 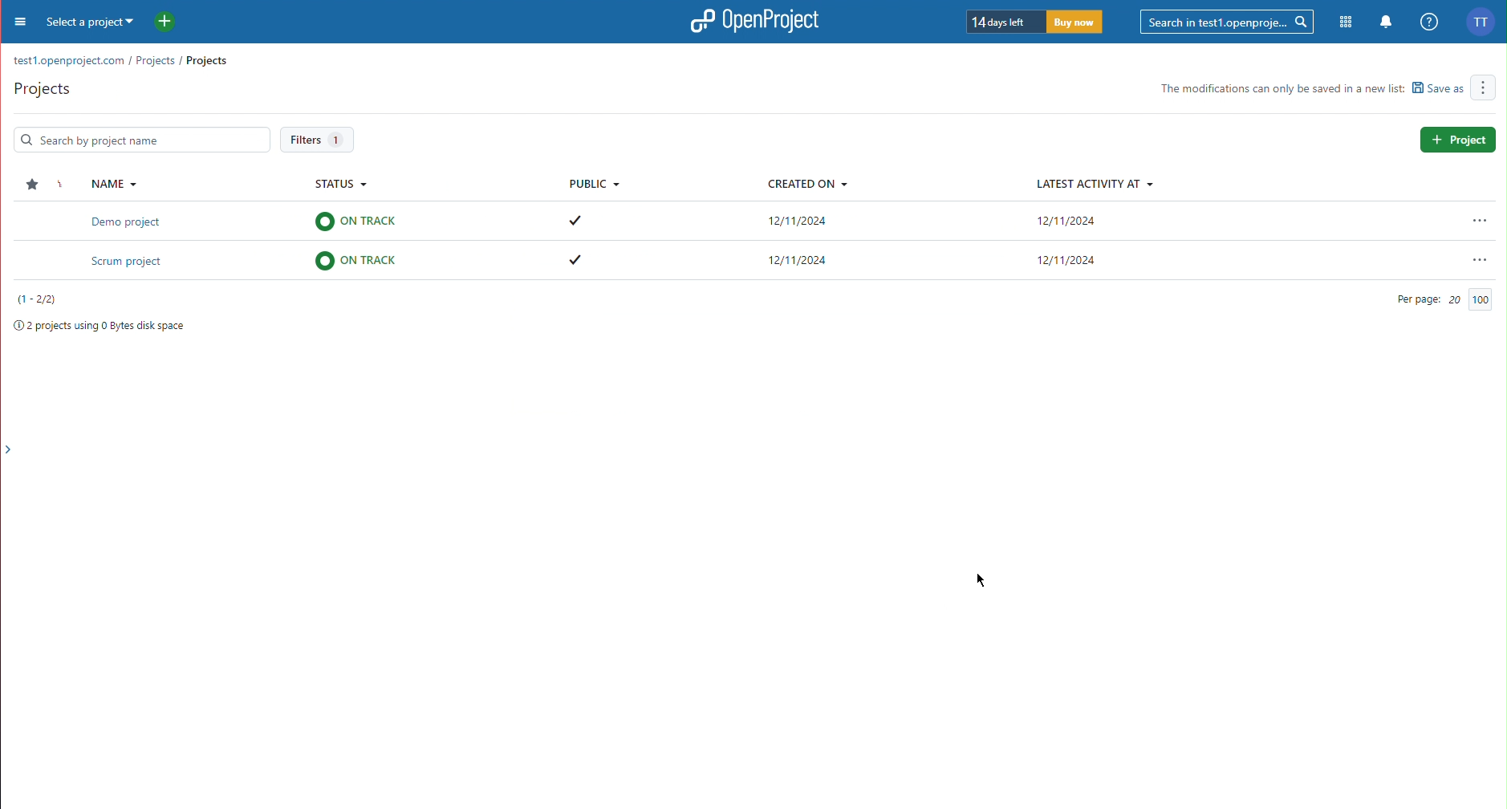 What do you see at coordinates (1484, 22) in the screenshot?
I see `Account` at bounding box center [1484, 22].